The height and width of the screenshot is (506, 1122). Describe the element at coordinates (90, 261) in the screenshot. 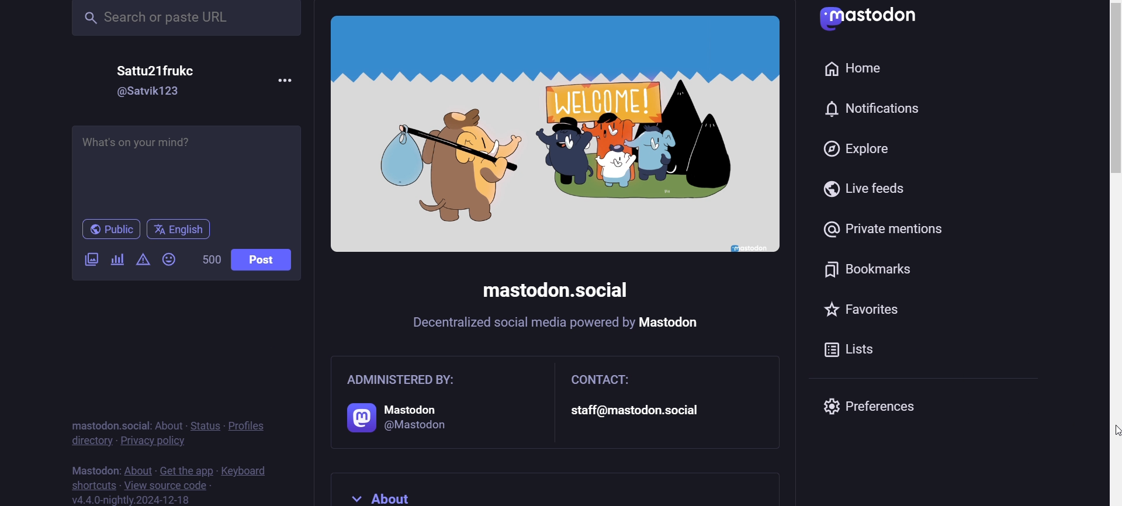

I see `image/video` at that location.